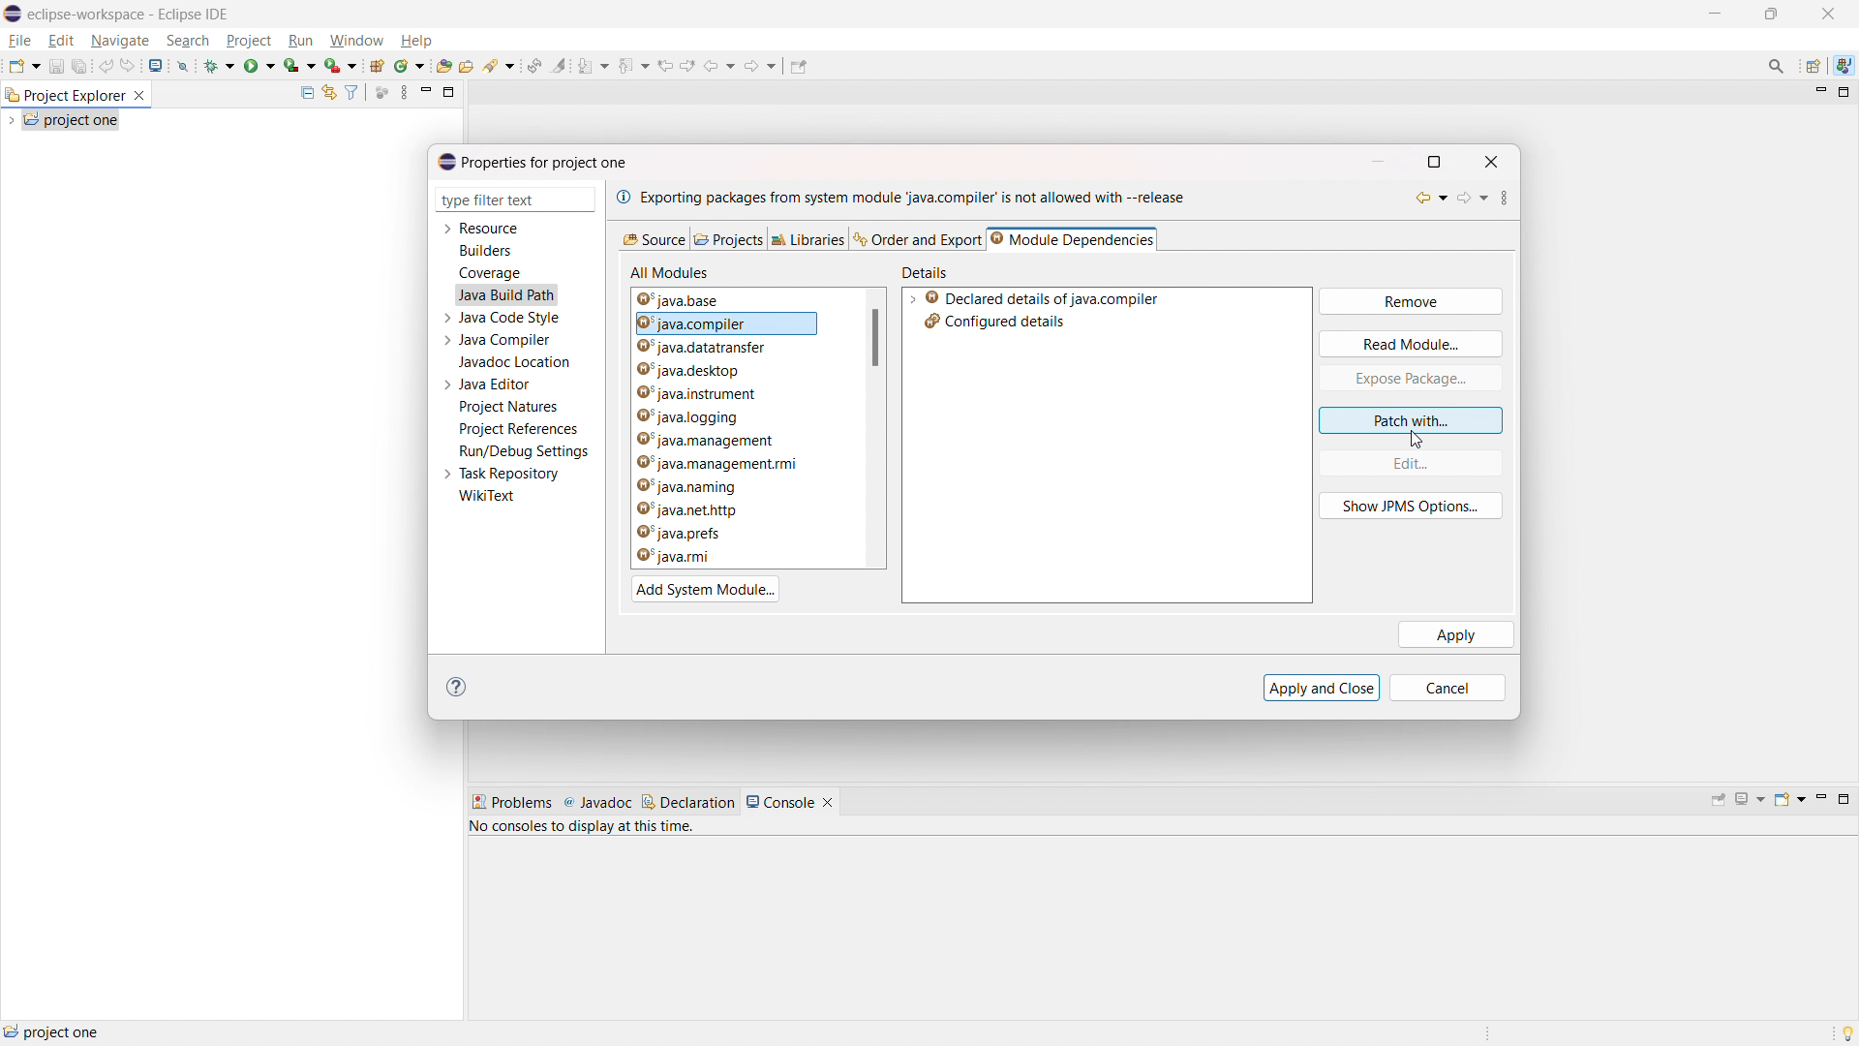  What do you see at coordinates (1411, 379) in the screenshot?
I see `expose package` at bounding box center [1411, 379].